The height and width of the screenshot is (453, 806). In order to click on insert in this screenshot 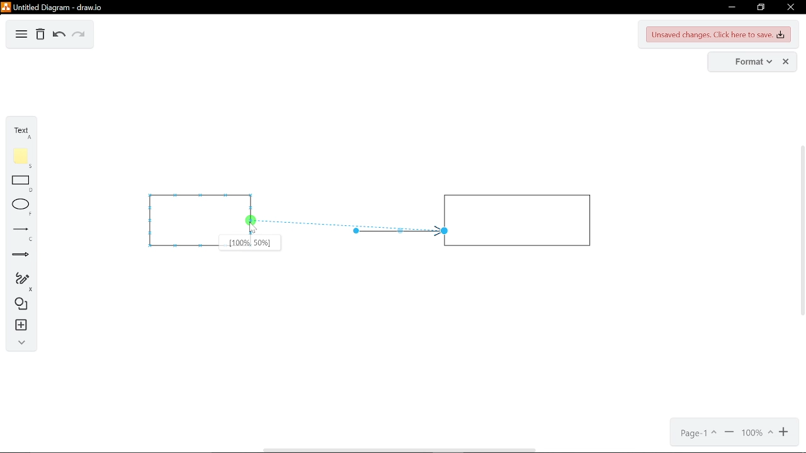, I will do `click(20, 325)`.